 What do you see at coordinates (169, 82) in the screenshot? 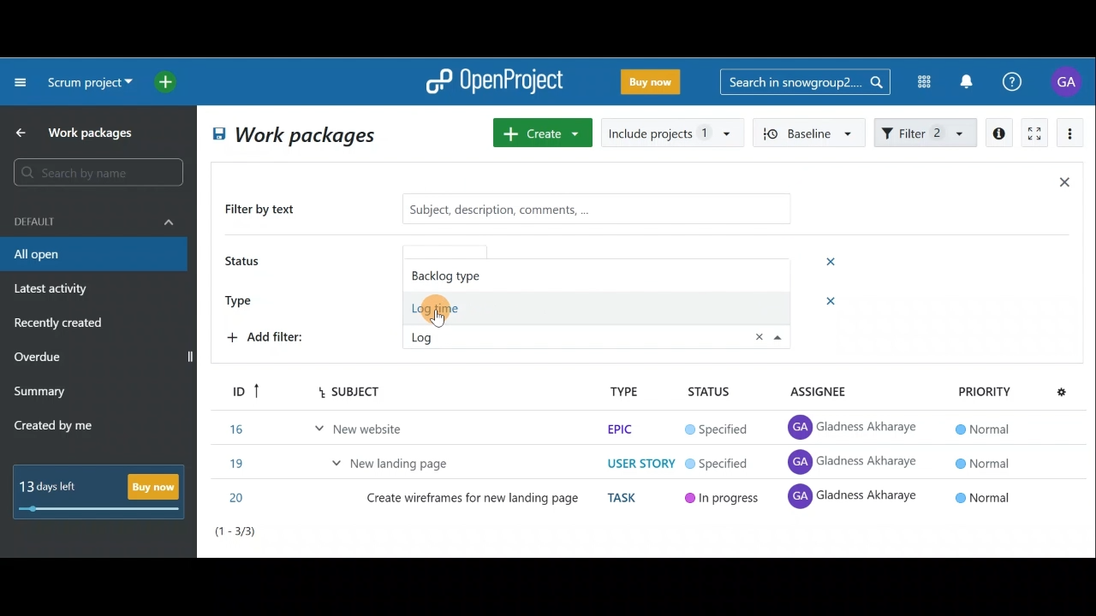
I see `Open quick add menu` at bounding box center [169, 82].